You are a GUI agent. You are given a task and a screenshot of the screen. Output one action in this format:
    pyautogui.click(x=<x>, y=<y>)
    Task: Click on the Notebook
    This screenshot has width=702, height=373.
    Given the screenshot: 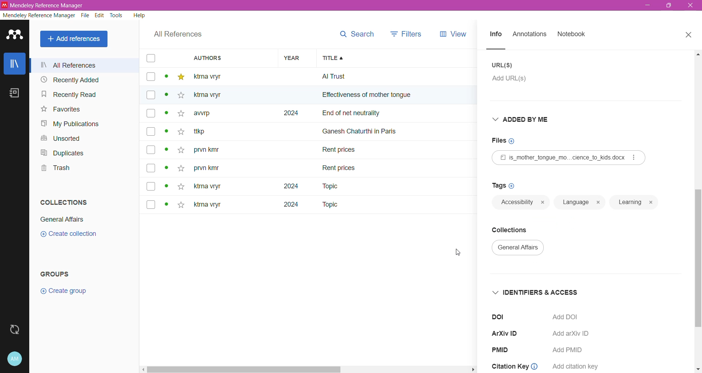 What is the action you would take?
    pyautogui.click(x=15, y=93)
    